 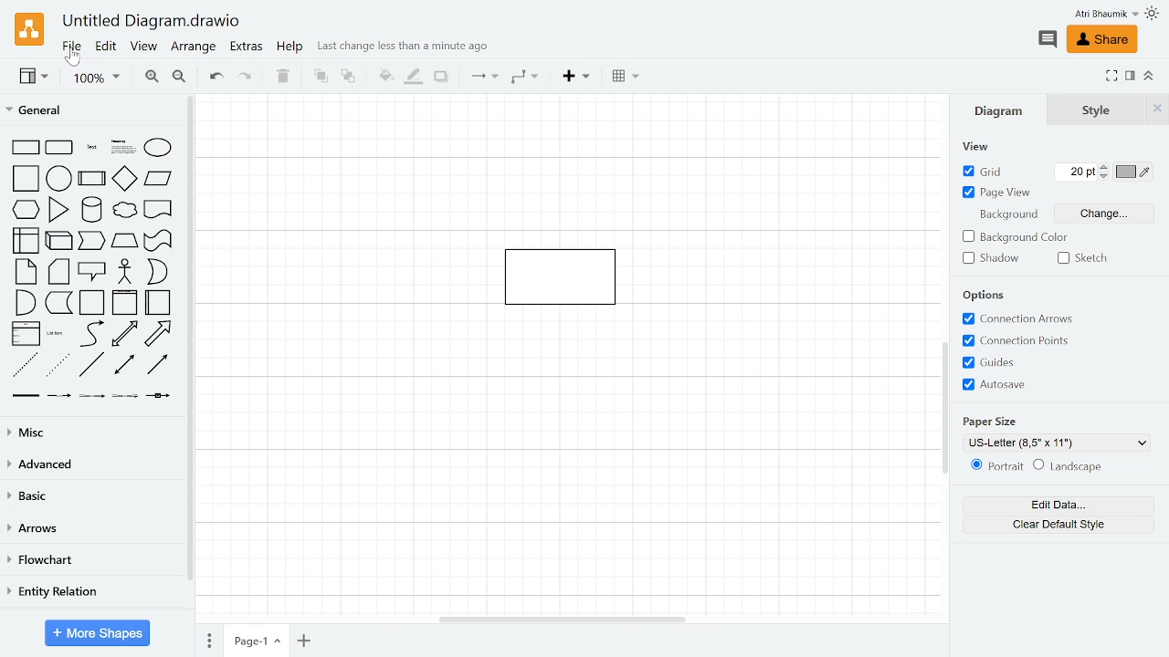 I want to click on Potrait, so click(x=995, y=465).